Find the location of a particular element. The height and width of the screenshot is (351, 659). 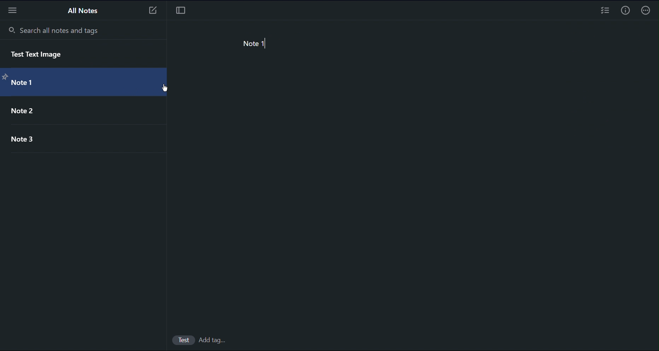

cursor is located at coordinates (167, 89).